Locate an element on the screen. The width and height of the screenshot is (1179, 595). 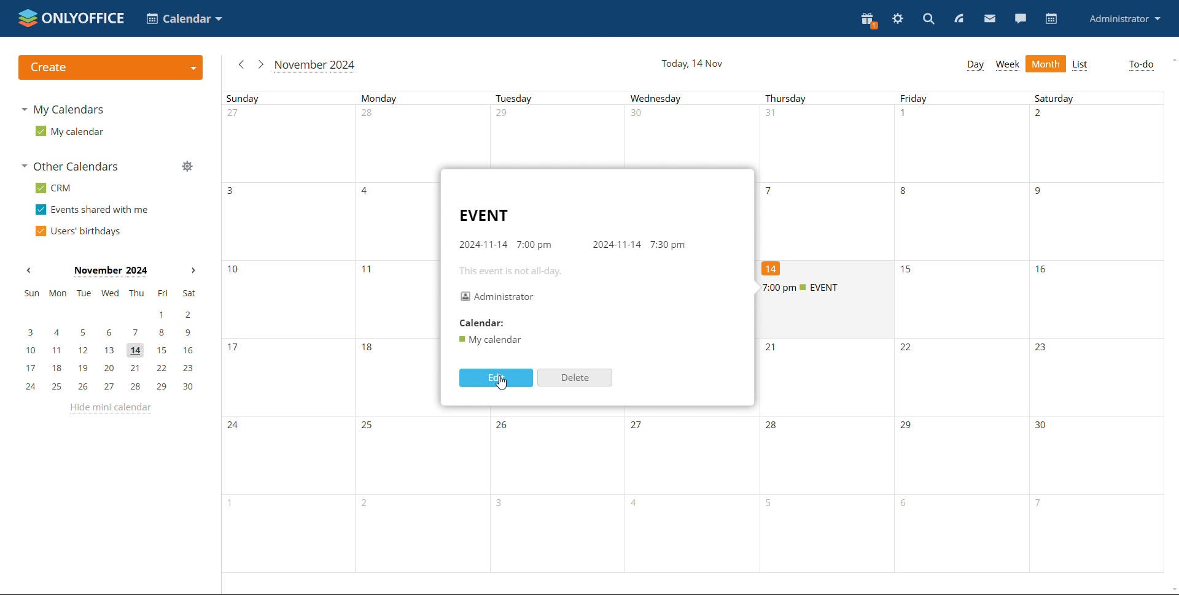
number is located at coordinates (368, 117).